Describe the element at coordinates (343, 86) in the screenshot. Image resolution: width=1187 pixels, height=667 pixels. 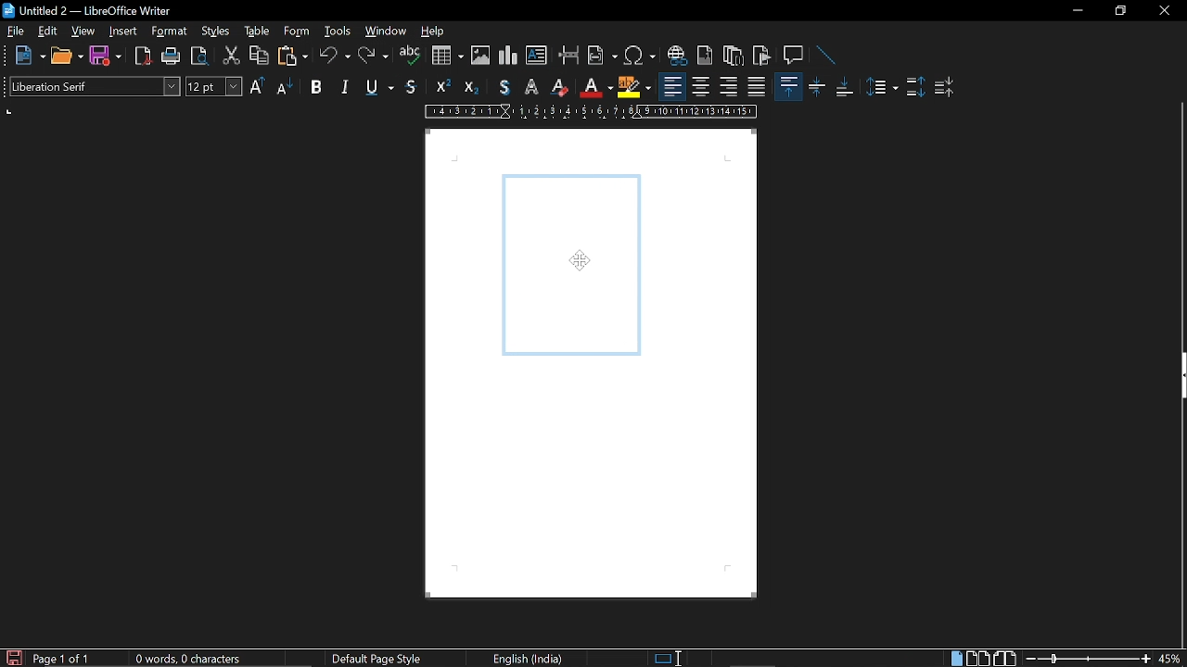
I see `italic` at that location.